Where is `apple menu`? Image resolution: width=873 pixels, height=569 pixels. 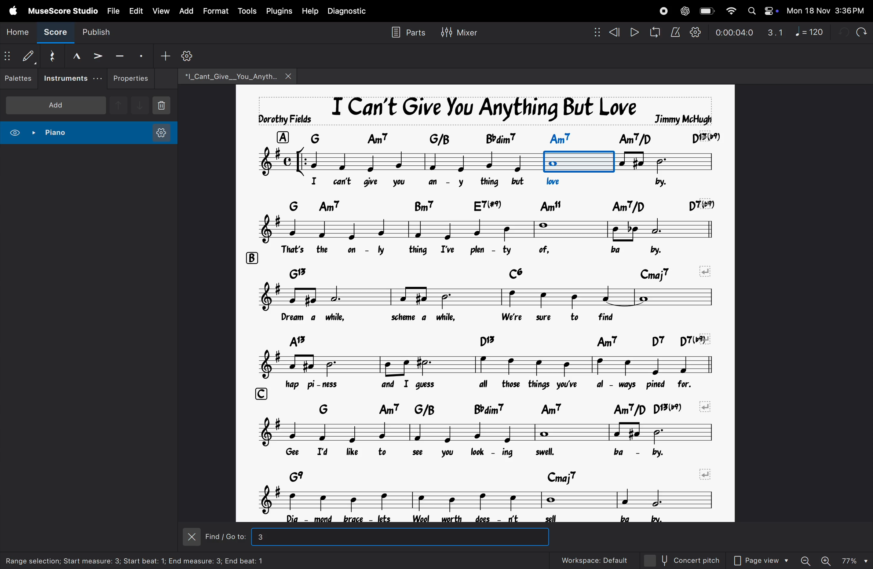
apple menu is located at coordinates (10, 11).